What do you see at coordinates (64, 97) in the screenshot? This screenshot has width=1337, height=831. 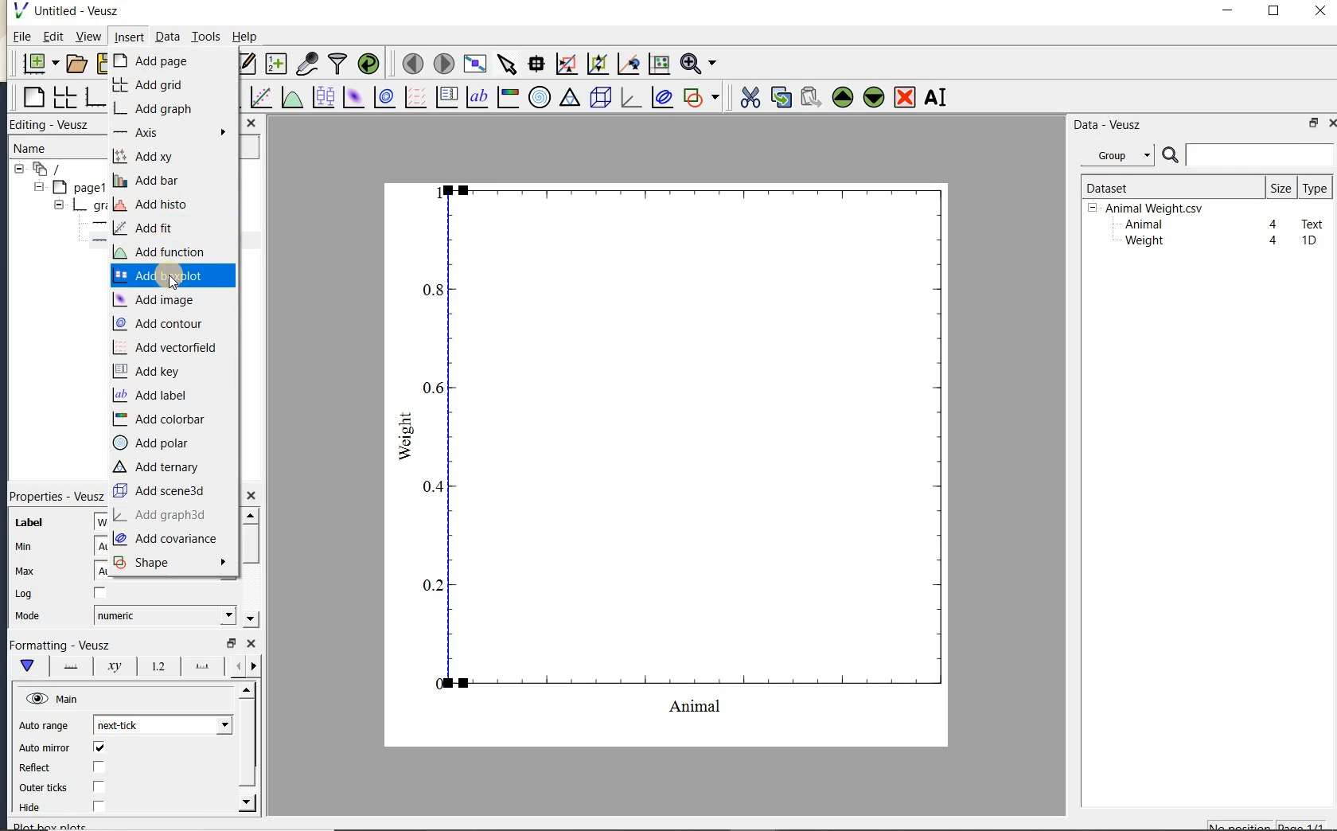 I see `arrange graphs in a grid` at bounding box center [64, 97].